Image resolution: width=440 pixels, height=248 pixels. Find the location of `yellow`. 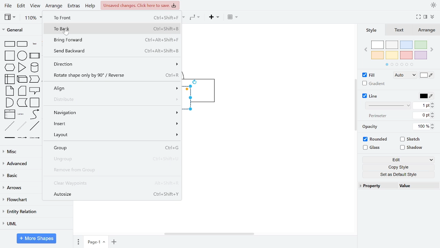

yellow is located at coordinates (392, 55).